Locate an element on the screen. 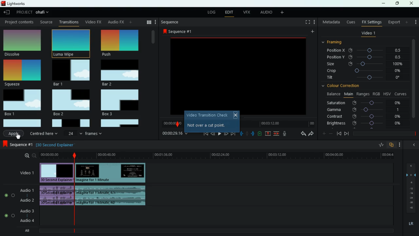 The height and width of the screenshot is (236, 419). vertical scroll bar is located at coordinates (153, 78).